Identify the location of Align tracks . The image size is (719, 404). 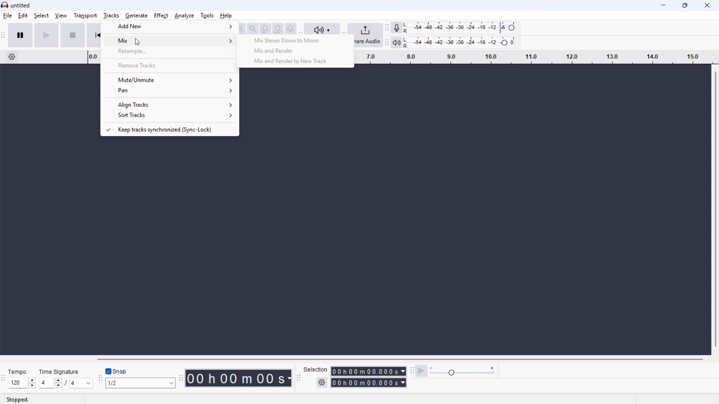
(169, 104).